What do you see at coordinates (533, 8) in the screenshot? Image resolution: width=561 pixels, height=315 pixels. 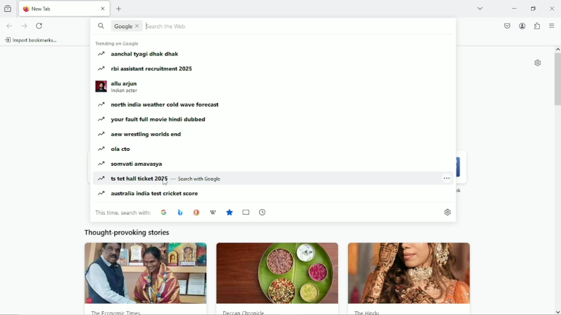 I see `restore down` at bounding box center [533, 8].